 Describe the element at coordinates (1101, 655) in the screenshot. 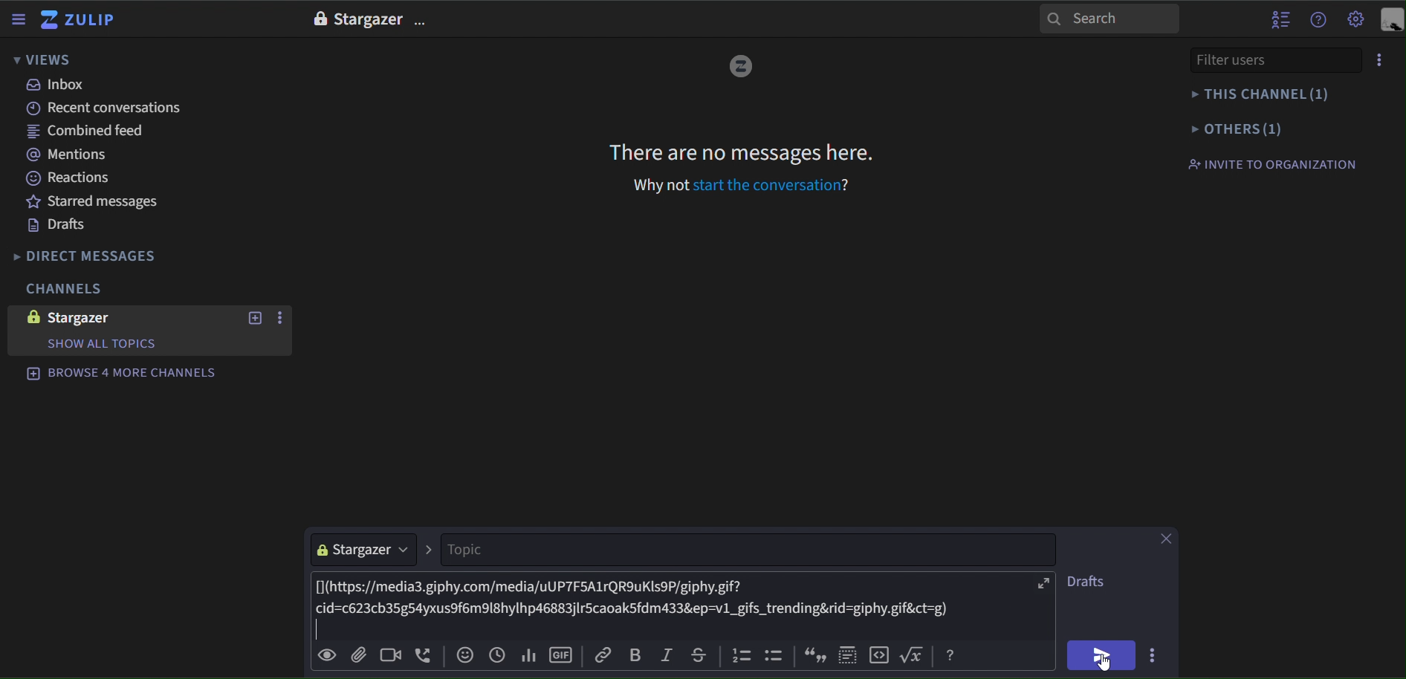

I see `send` at that location.